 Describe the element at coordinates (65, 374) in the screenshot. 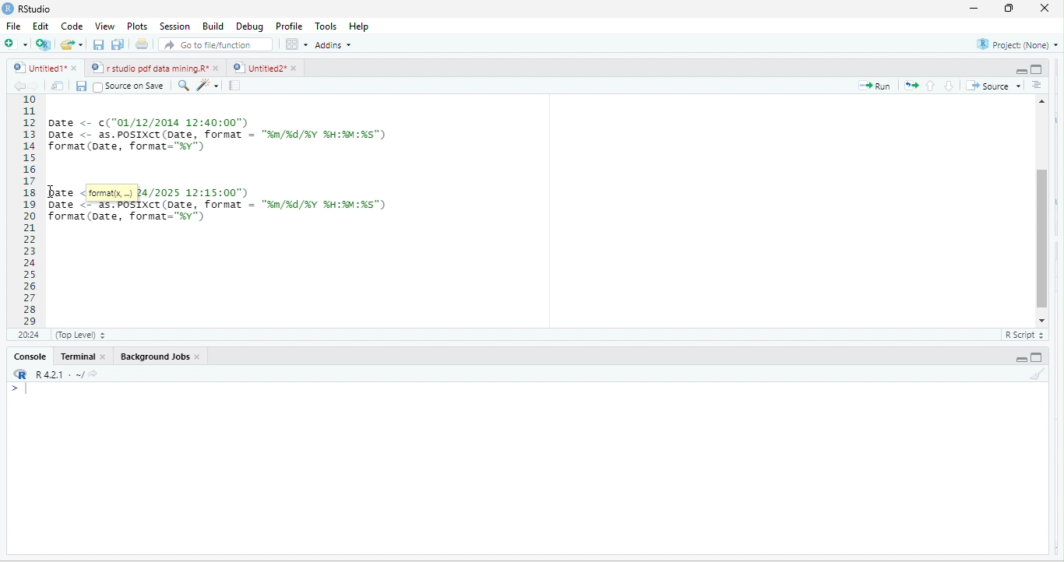

I see `R421: ~/` at that location.